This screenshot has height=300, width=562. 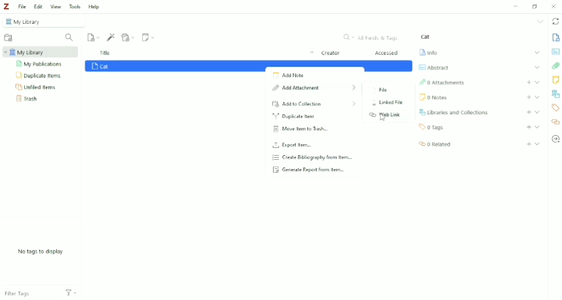 What do you see at coordinates (314, 104) in the screenshot?
I see `Add to Collection` at bounding box center [314, 104].